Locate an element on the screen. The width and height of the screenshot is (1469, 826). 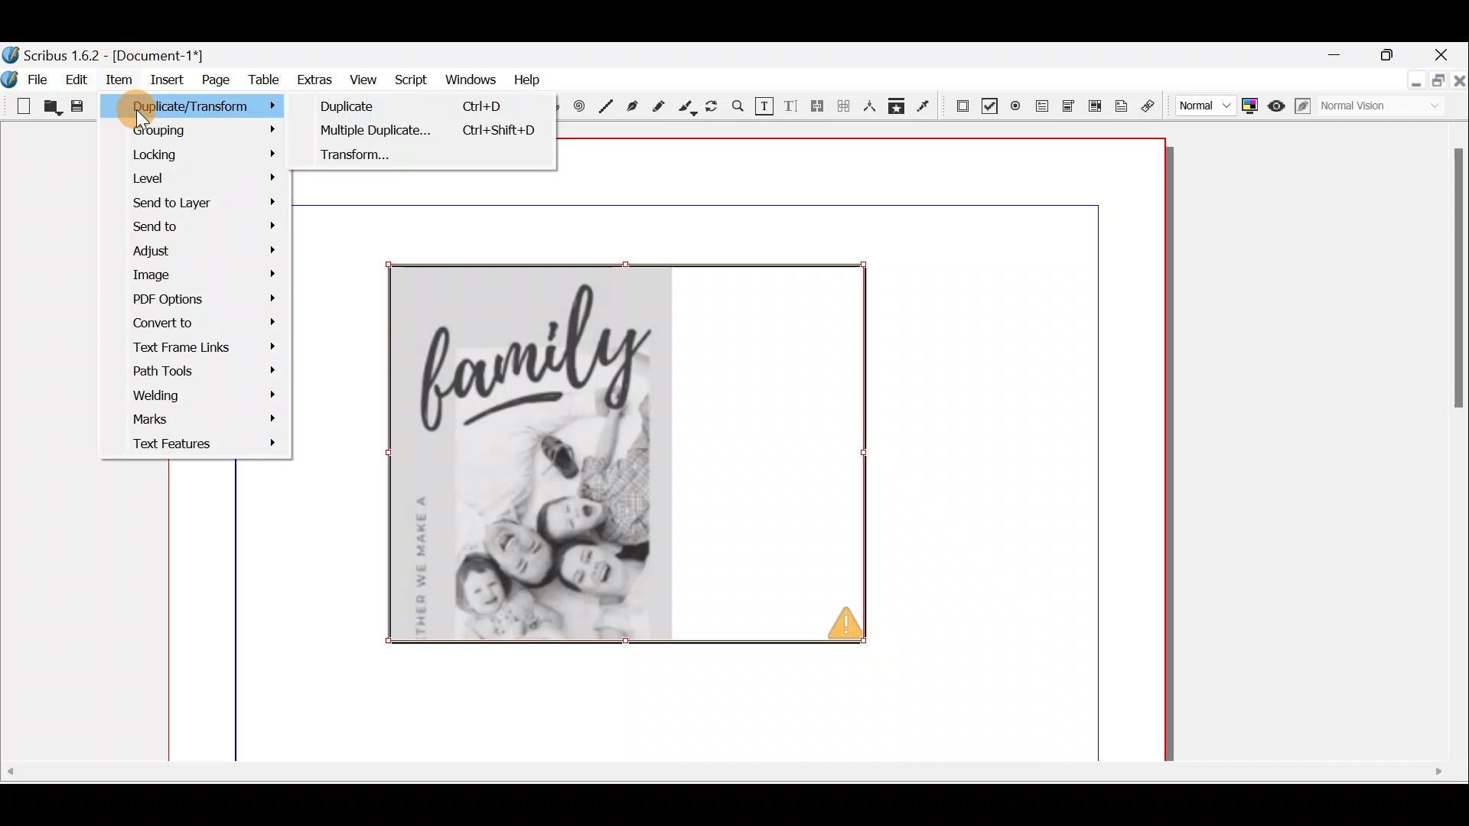
Copy item properties is located at coordinates (901, 108).